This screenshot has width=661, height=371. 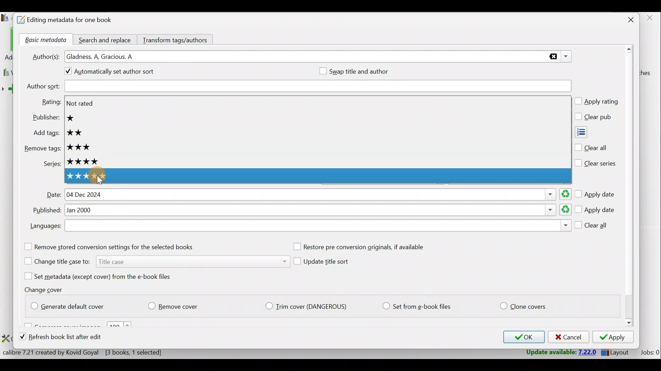 What do you see at coordinates (318, 226) in the screenshot?
I see `Languages` at bounding box center [318, 226].